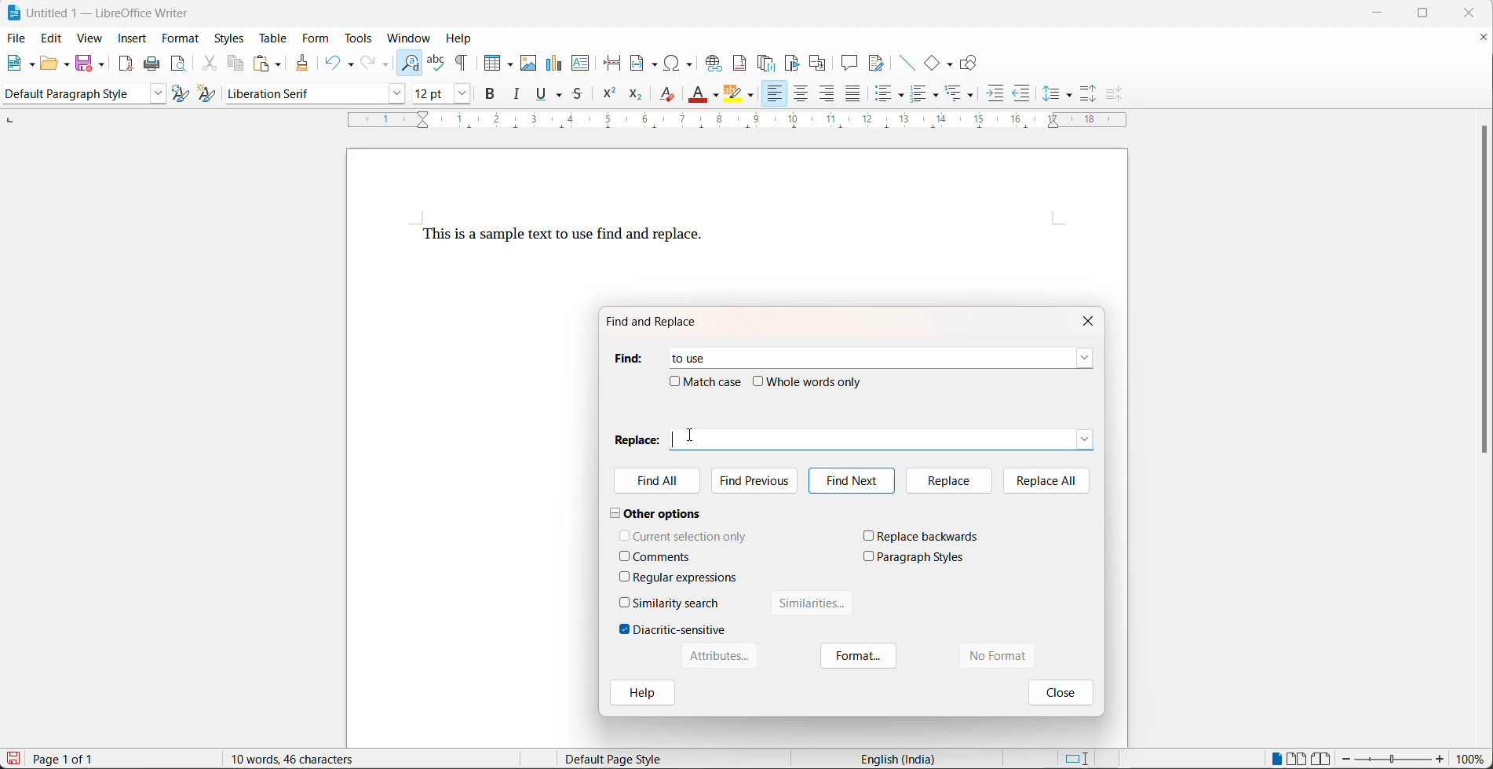  Describe the element at coordinates (53, 39) in the screenshot. I see `edit` at that location.